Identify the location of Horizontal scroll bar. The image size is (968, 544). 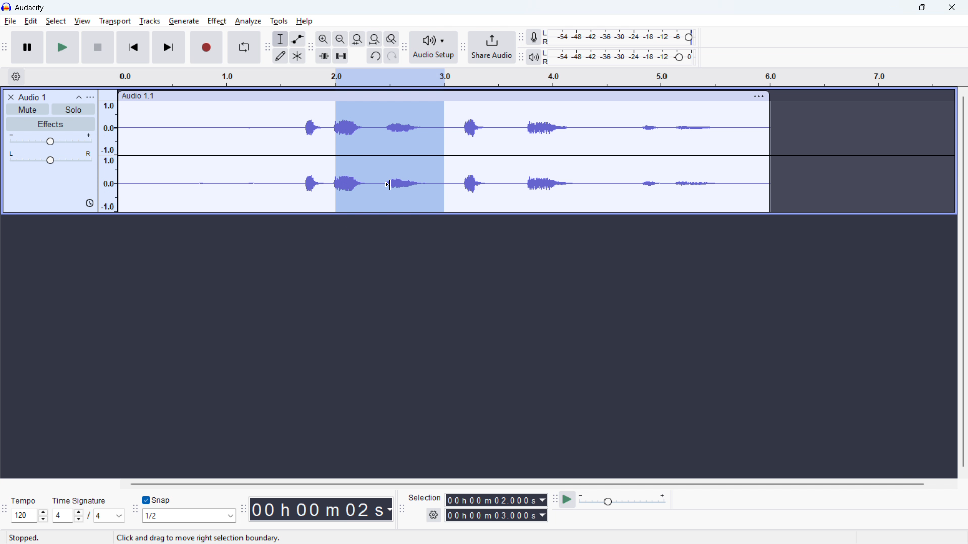
(507, 484).